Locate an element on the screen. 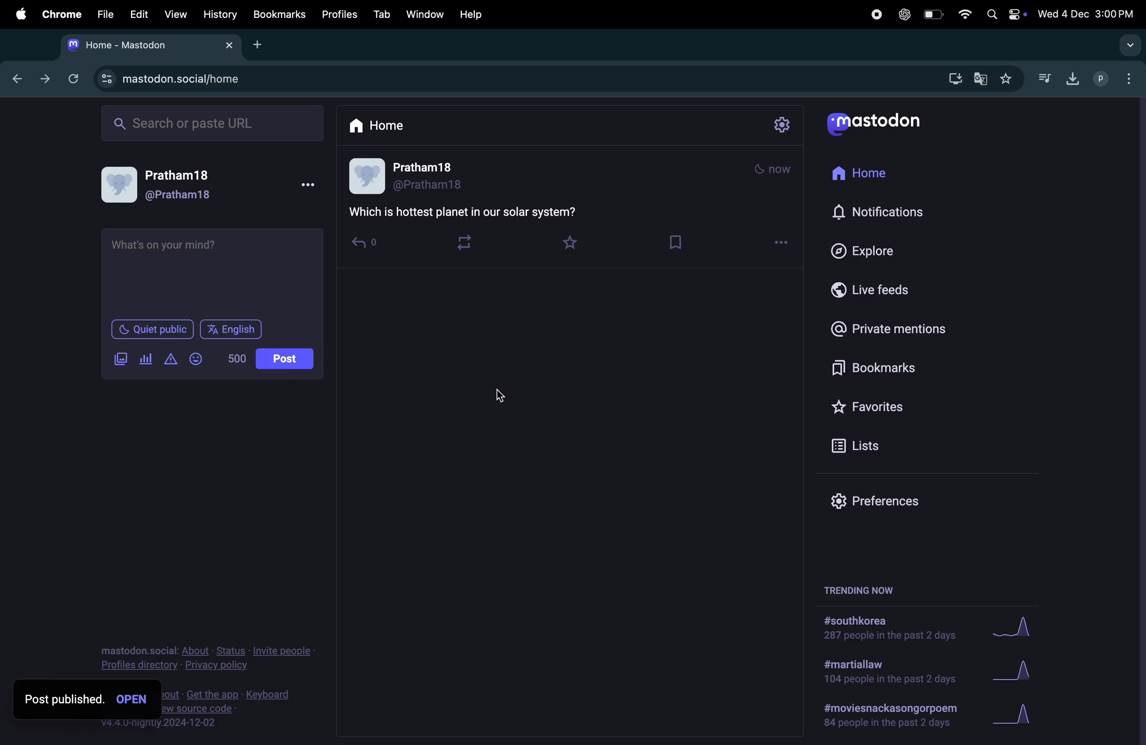 The width and height of the screenshot is (1146, 745). mastodon url is located at coordinates (187, 78).